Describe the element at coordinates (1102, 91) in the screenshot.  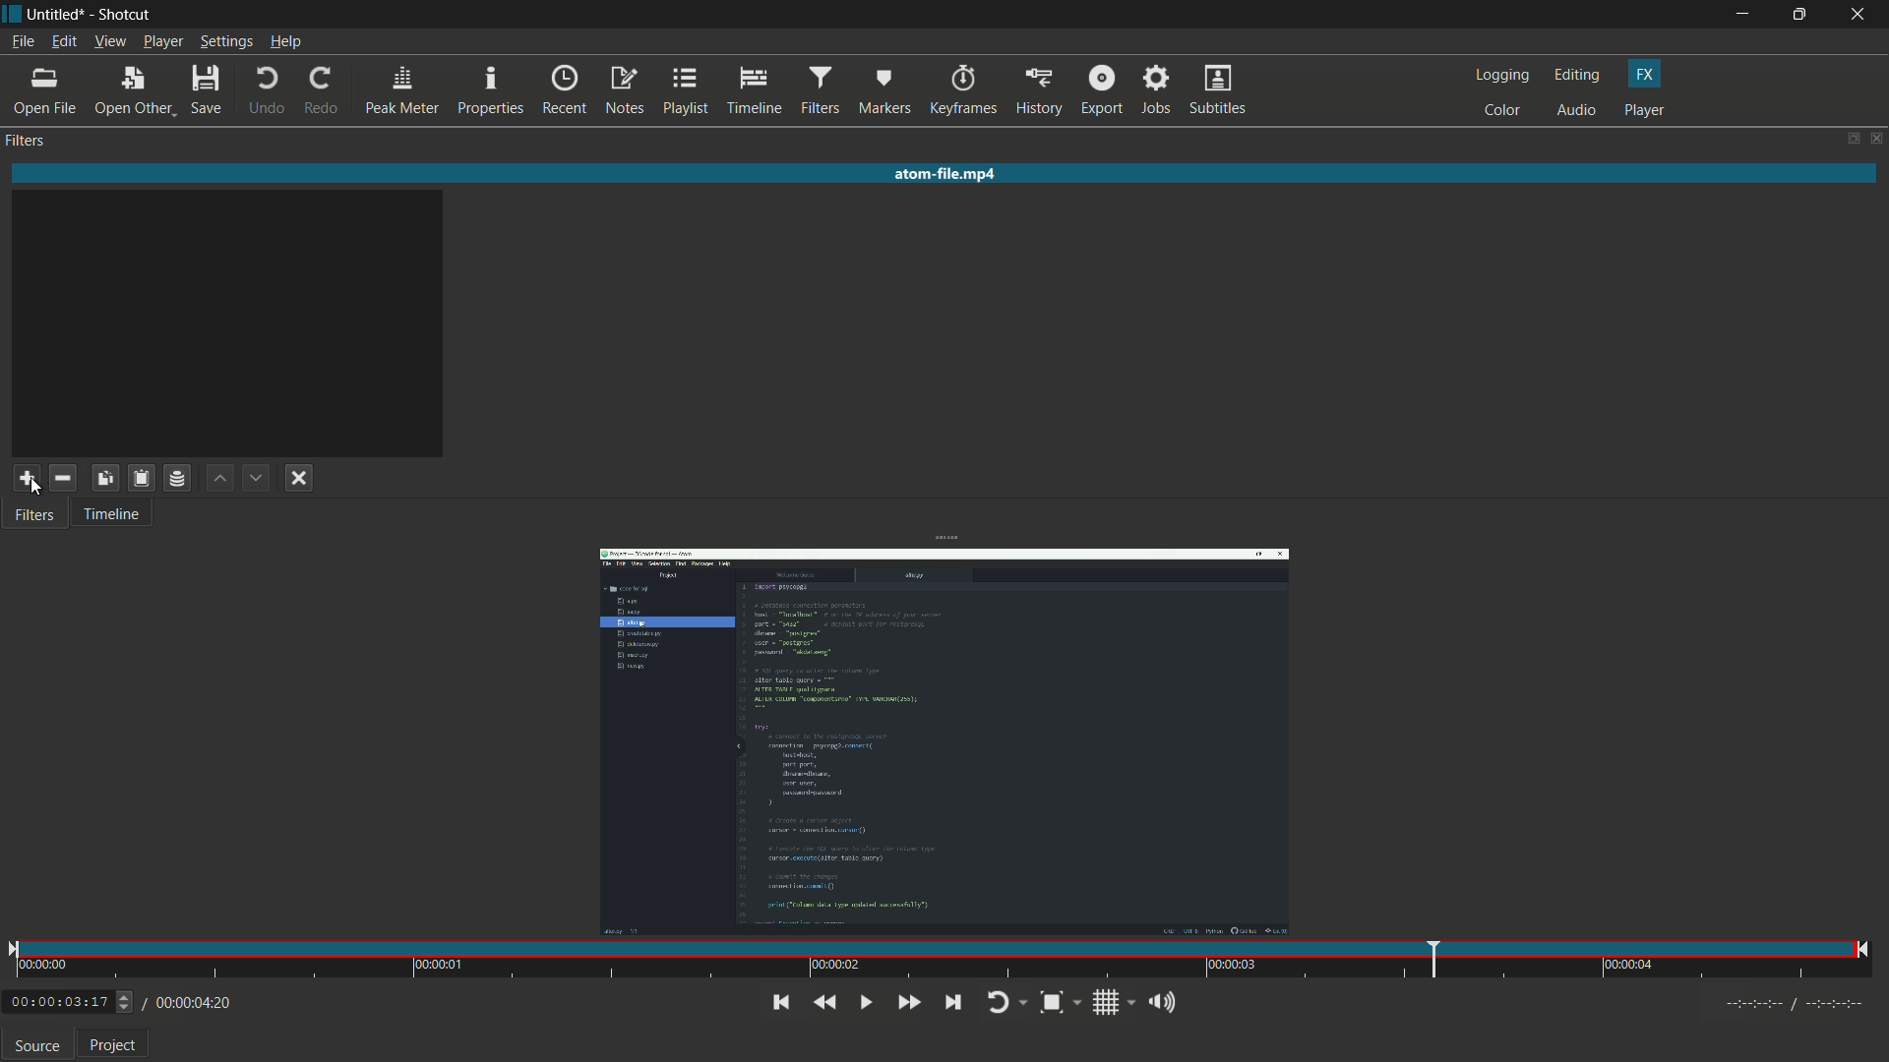
I see `export` at that location.